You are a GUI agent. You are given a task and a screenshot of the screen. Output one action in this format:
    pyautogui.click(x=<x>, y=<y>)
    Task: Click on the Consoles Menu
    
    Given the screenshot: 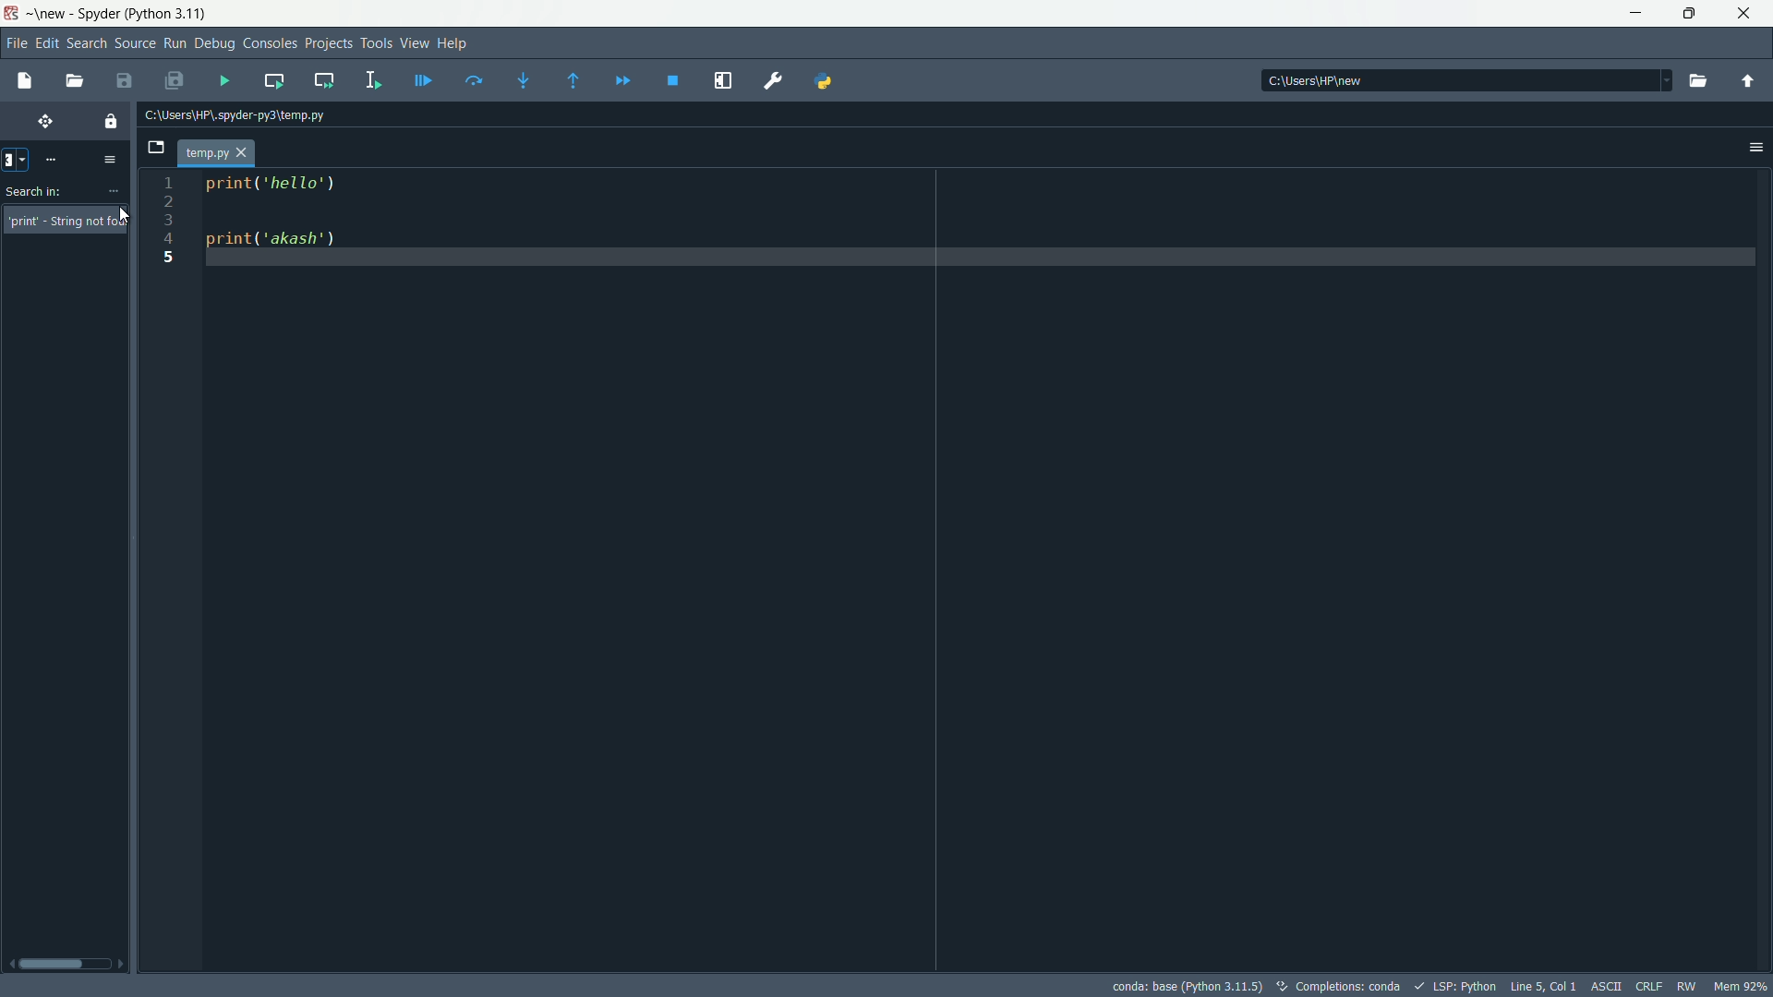 What is the action you would take?
    pyautogui.click(x=268, y=42)
    